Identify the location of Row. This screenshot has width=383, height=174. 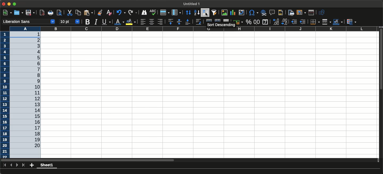
(164, 13).